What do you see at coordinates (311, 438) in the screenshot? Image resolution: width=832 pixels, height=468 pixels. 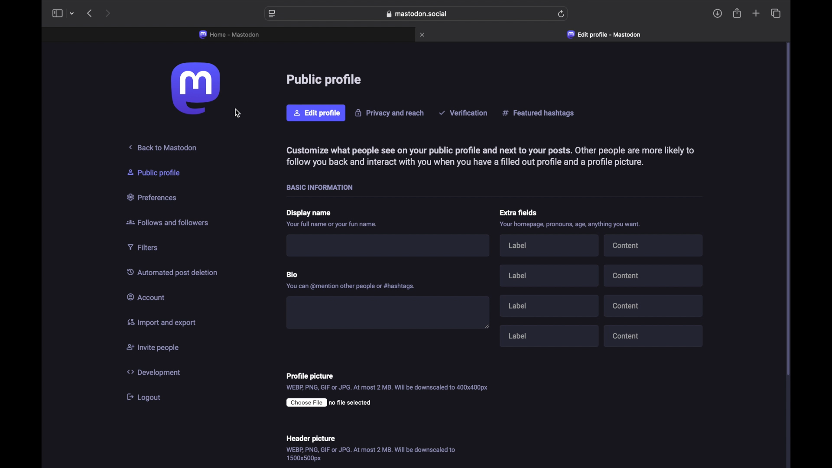 I see `header picture` at bounding box center [311, 438].